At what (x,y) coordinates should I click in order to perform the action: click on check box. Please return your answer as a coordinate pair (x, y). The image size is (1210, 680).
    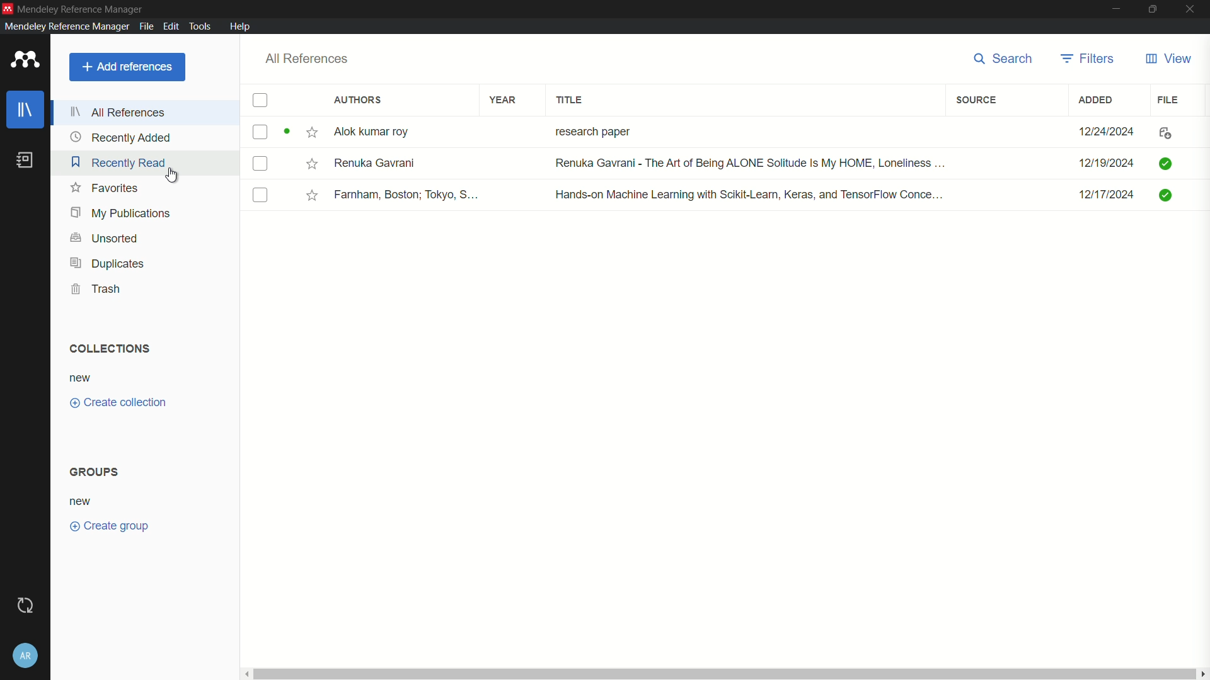
    Looking at the image, I should click on (261, 101).